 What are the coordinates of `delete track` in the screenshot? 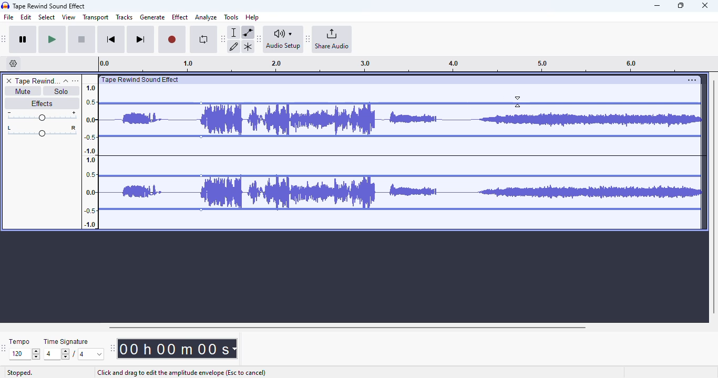 It's located at (9, 81).